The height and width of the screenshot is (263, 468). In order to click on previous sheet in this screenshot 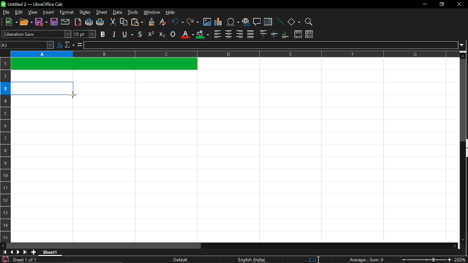, I will do `click(11, 252)`.